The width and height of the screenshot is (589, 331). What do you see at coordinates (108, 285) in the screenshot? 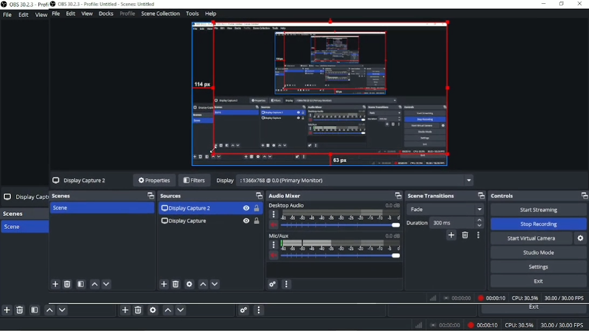
I see `down` at bounding box center [108, 285].